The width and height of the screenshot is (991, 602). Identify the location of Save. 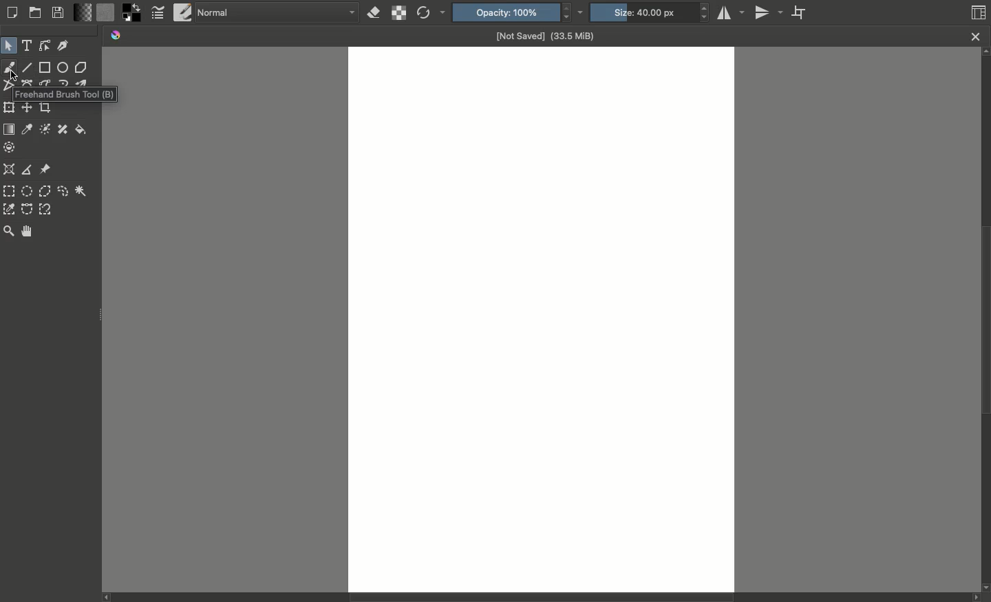
(61, 12).